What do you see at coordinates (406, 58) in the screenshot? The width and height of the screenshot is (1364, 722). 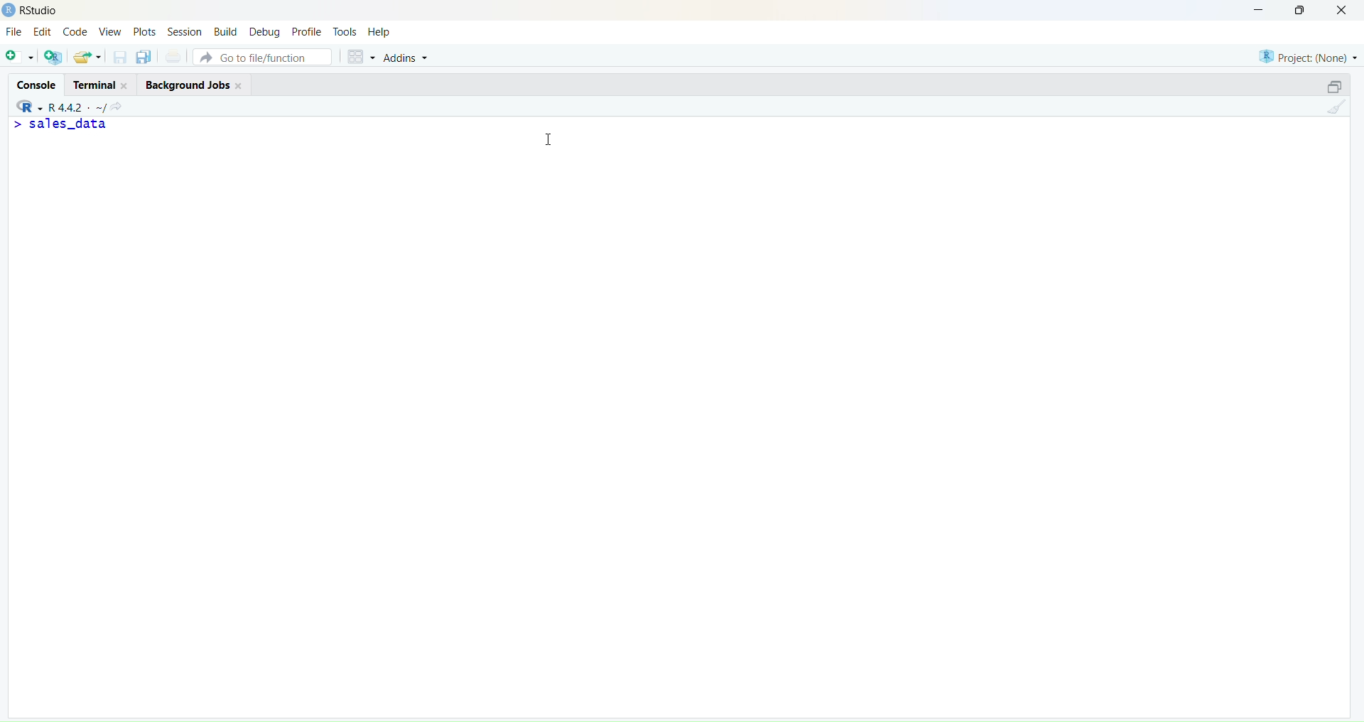 I see `Addins ~` at bounding box center [406, 58].